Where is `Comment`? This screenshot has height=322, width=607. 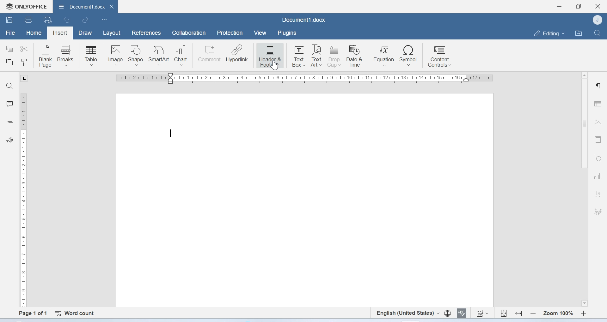 Comment is located at coordinates (210, 54).